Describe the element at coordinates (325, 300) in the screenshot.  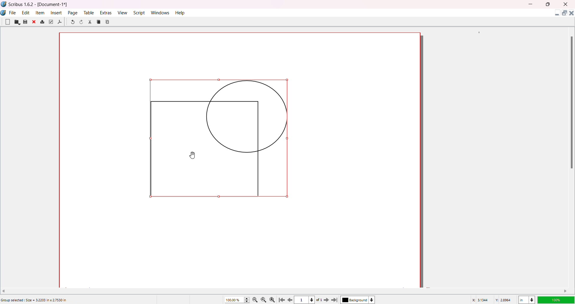
I see `Next` at that location.